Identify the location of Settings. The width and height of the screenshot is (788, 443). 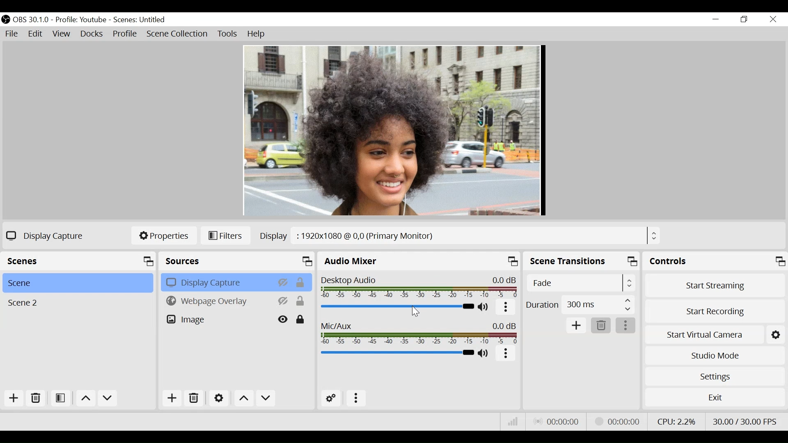
(777, 334).